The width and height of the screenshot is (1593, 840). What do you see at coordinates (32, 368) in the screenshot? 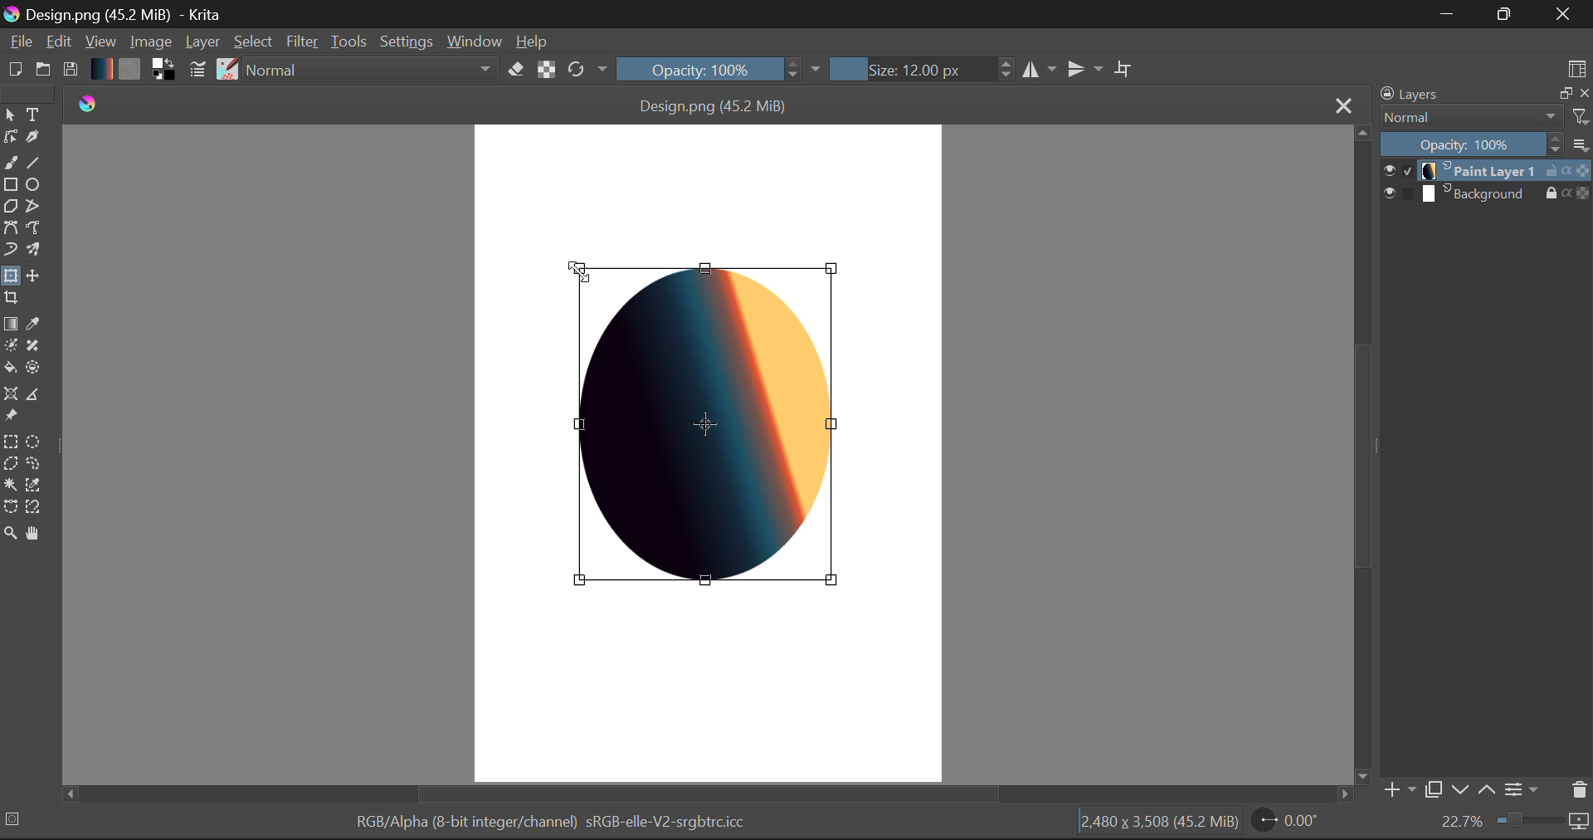
I see `Enclose and Fill` at bounding box center [32, 368].